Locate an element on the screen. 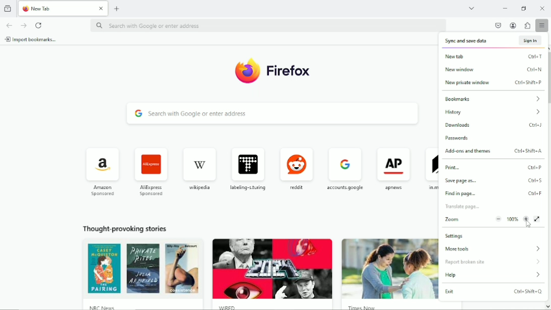 The height and width of the screenshot is (310, 551). Zoom is located at coordinates (485, 221).